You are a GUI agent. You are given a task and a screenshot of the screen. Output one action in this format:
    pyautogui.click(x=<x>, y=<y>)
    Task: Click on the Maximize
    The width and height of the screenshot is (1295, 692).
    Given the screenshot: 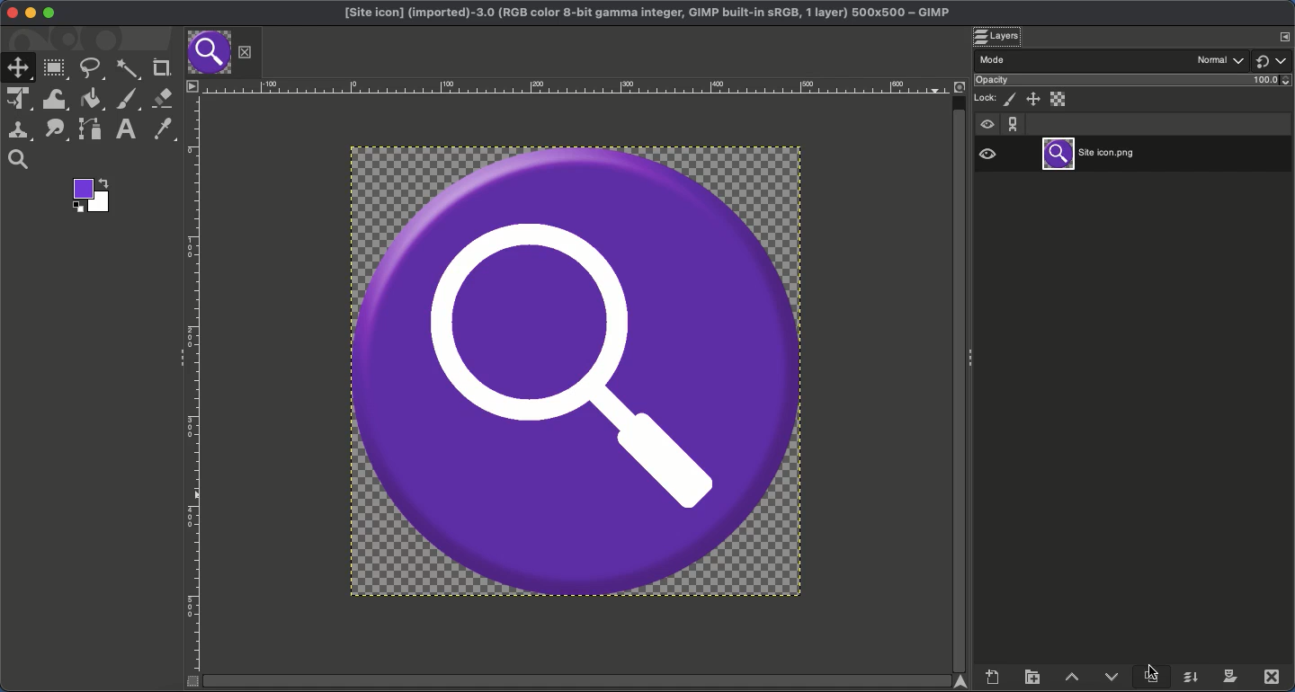 What is the action you would take?
    pyautogui.click(x=49, y=13)
    